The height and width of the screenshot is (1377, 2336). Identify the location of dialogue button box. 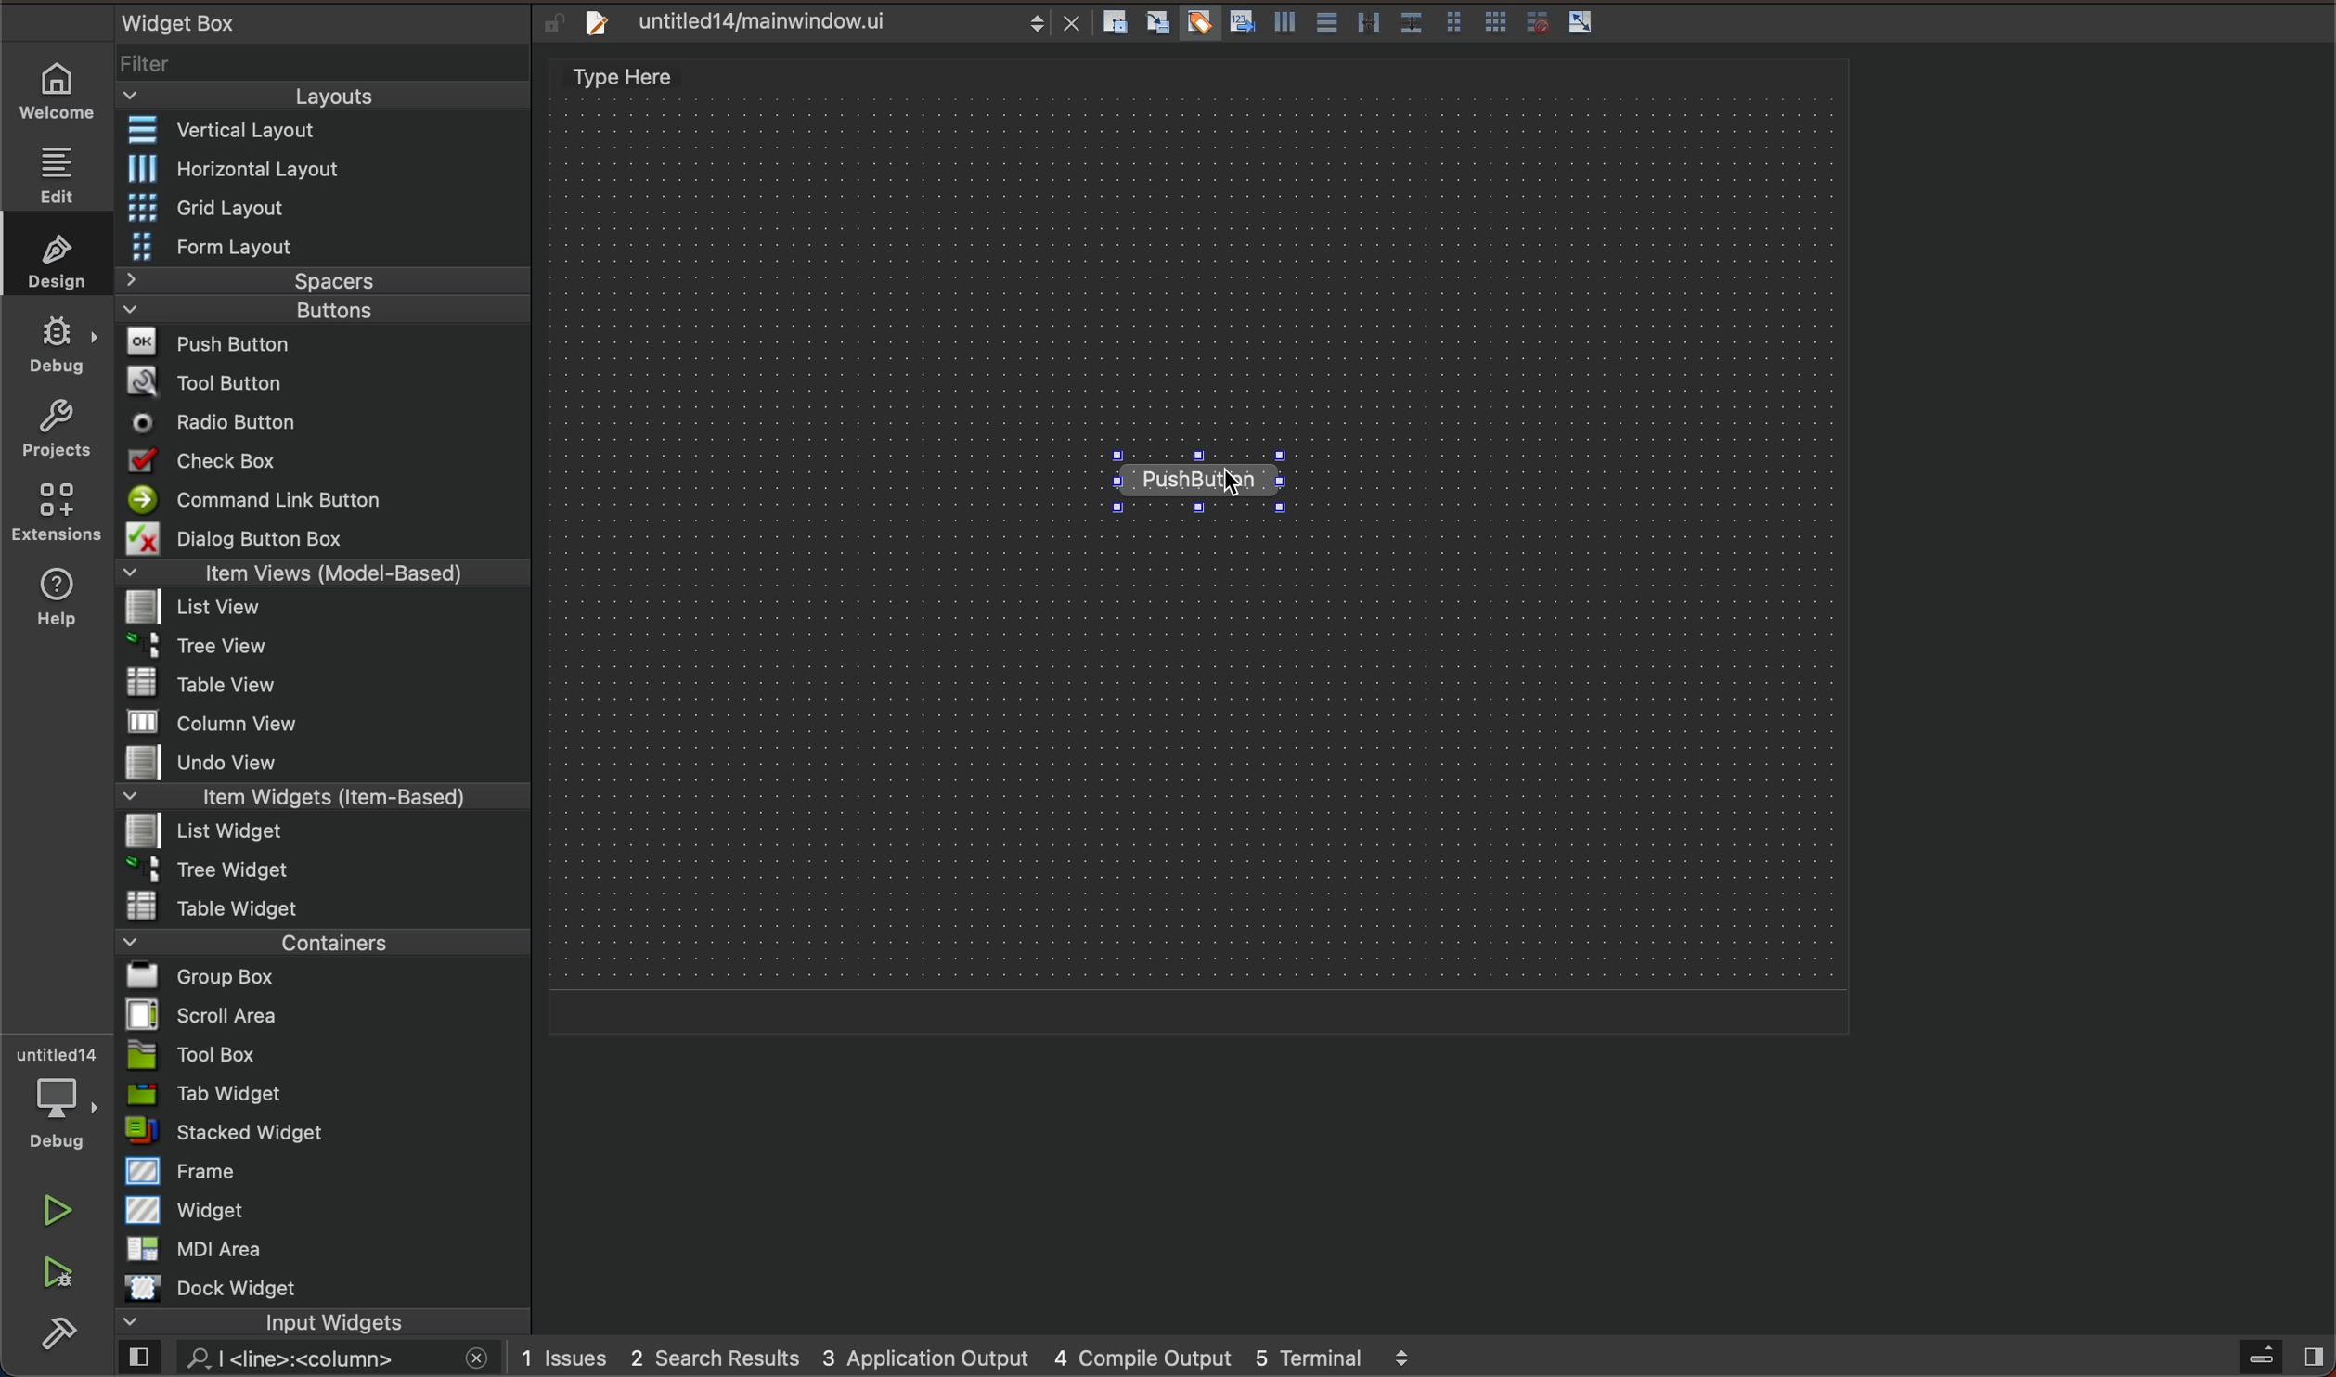
(326, 539).